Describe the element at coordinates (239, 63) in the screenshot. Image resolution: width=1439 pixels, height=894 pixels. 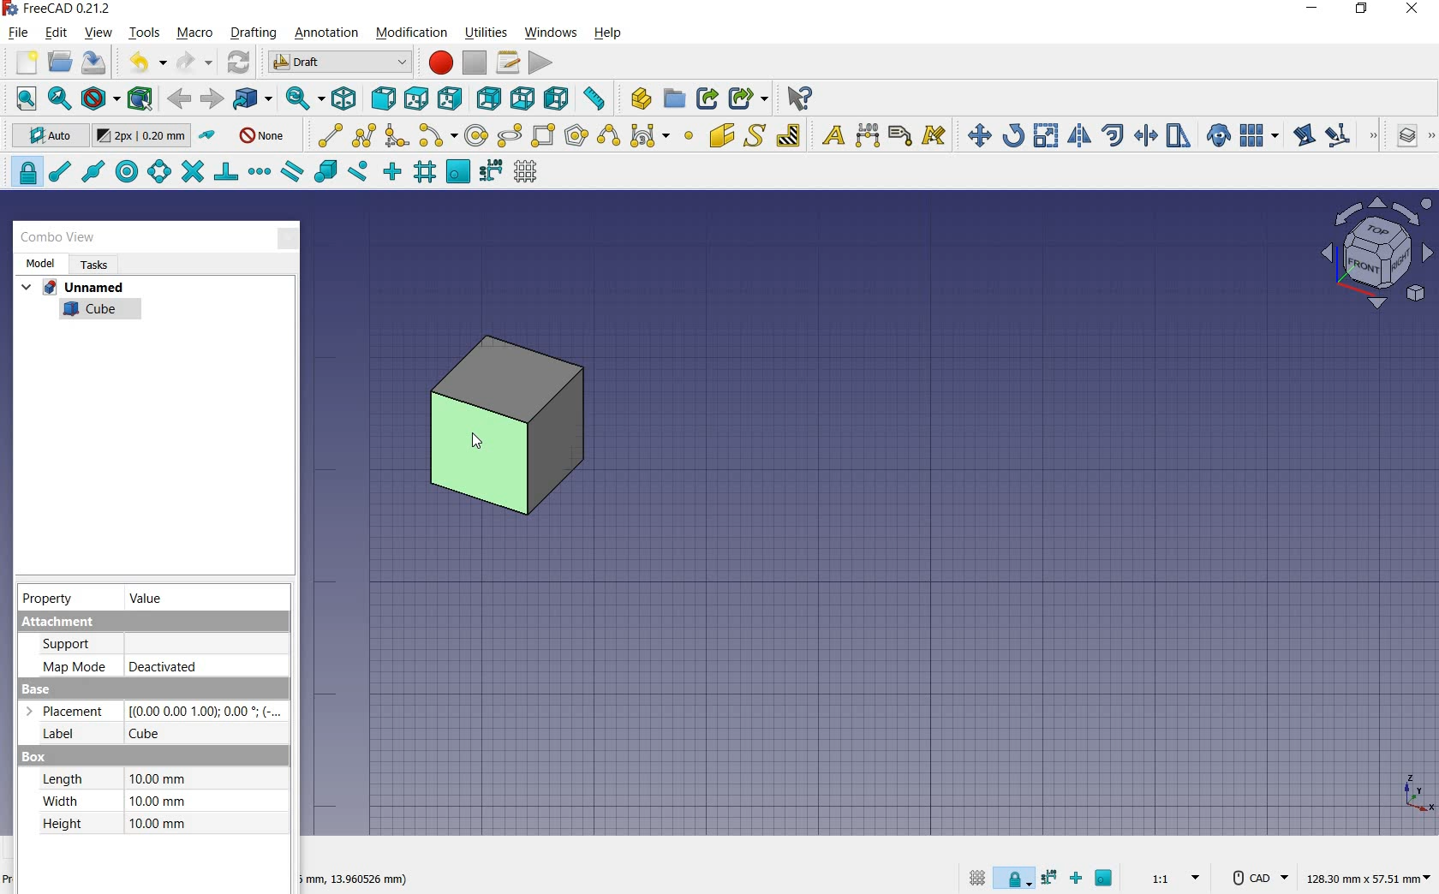
I see `refresh` at that location.